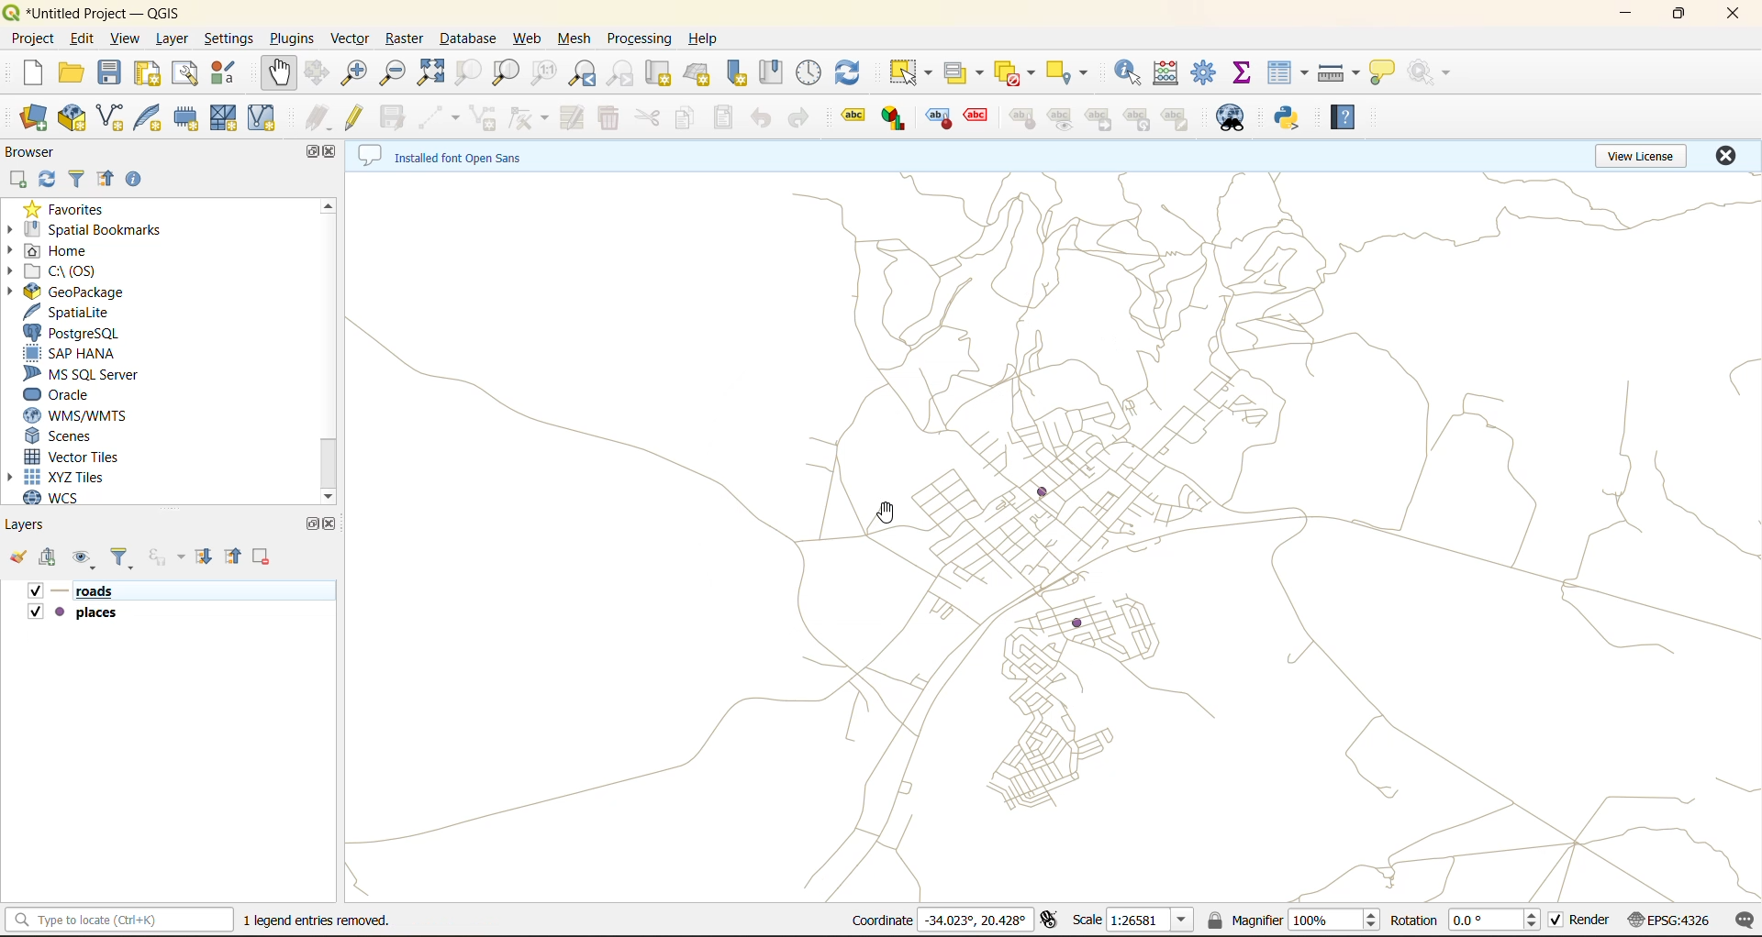  Describe the element at coordinates (1288, 72) in the screenshot. I see `attribute table` at that location.